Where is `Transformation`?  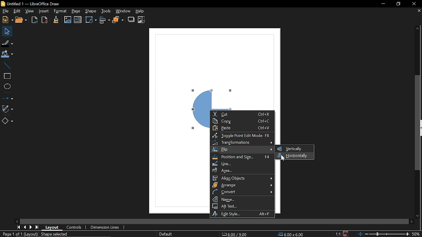 Transformation is located at coordinates (91, 20).